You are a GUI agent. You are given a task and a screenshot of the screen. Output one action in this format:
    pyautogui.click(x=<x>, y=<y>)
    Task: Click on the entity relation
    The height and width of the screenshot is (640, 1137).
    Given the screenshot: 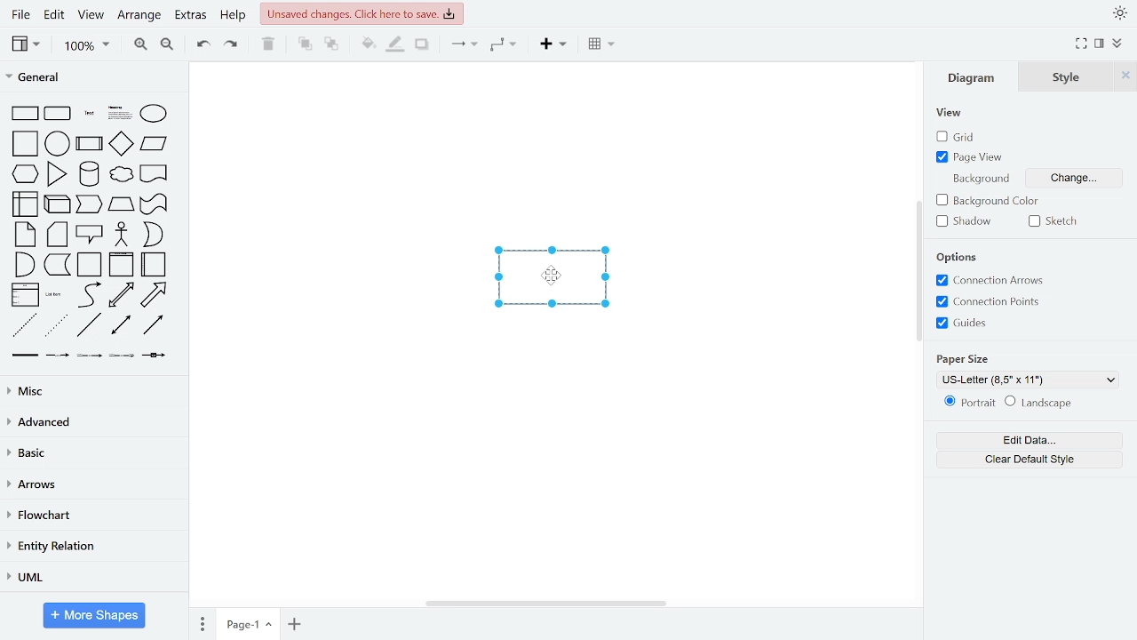 What is the action you would take?
    pyautogui.click(x=94, y=545)
    